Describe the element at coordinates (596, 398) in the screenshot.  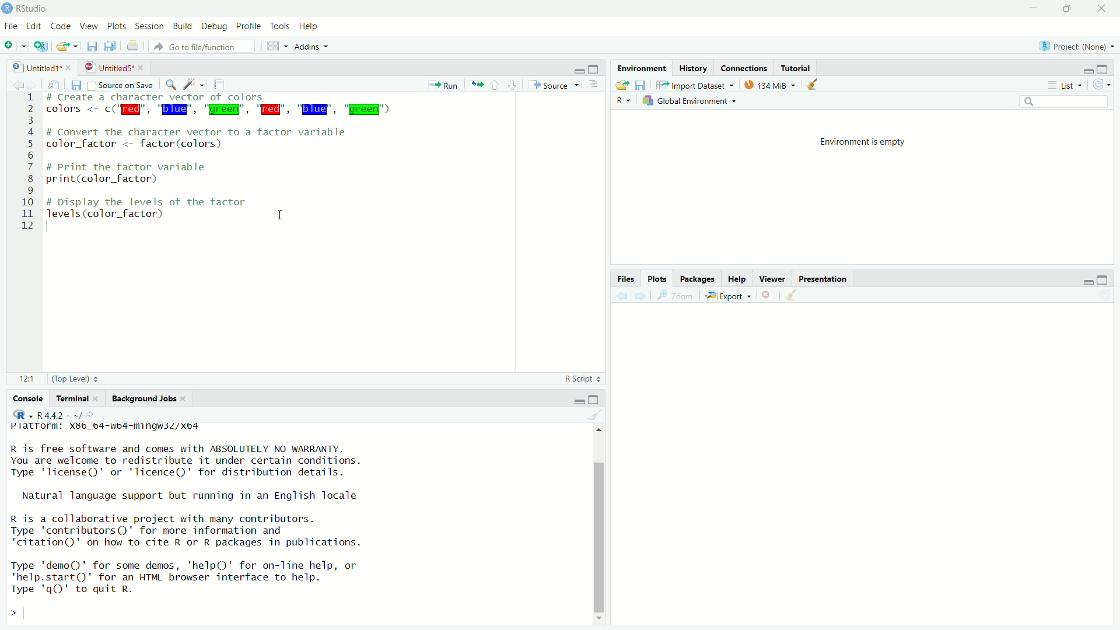
I see `maximize` at that location.